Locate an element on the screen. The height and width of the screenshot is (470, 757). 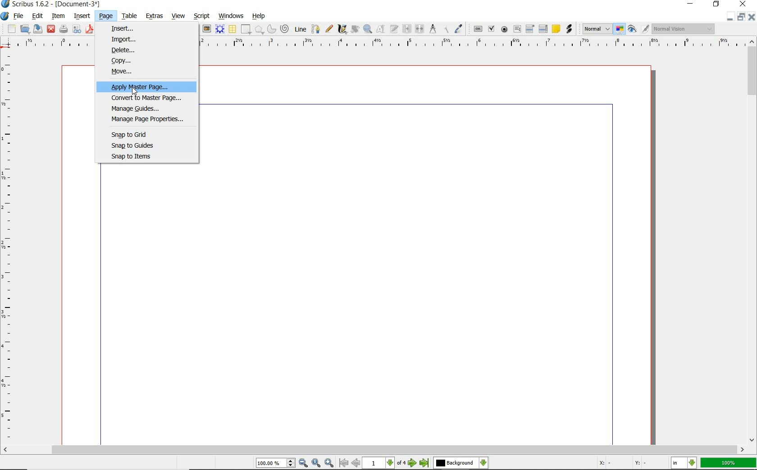
delete is located at coordinates (130, 50).